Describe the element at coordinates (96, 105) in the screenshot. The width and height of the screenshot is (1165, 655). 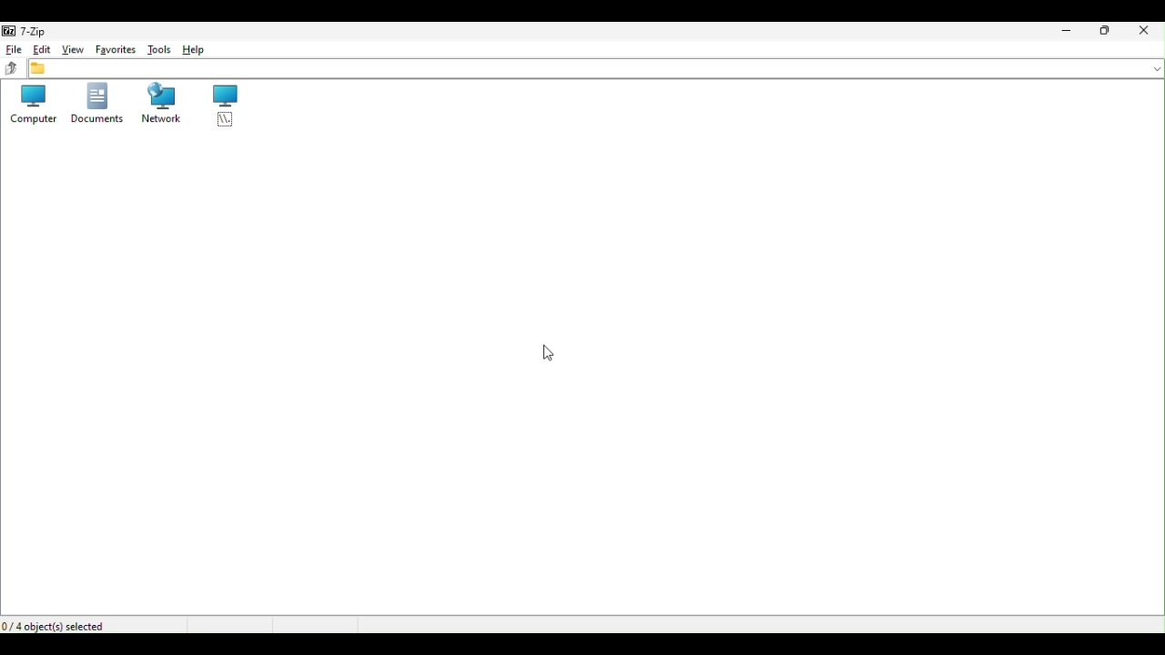
I see `Documents` at that location.